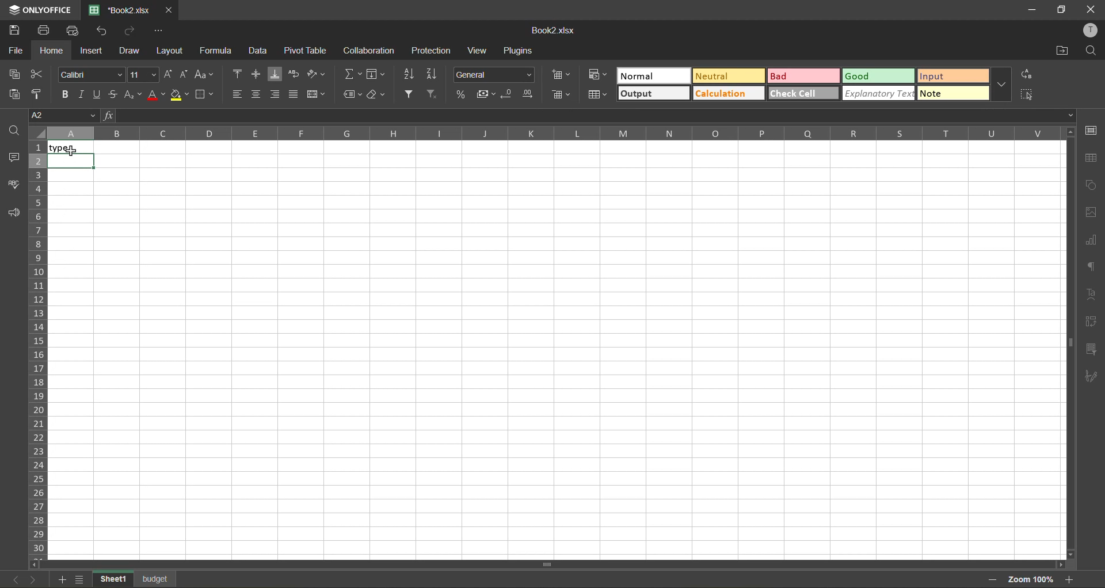 The width and height of the screenshot is (1105, 588). What do you see at coordinates (1094, 377) in the screenshot?
I see `signature` at bounding box center [1094, 377].